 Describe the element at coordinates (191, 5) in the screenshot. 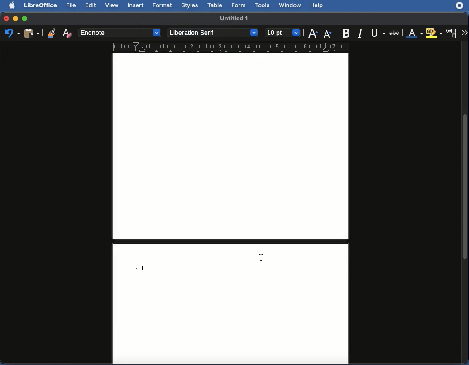

I see `Styles` at that location.